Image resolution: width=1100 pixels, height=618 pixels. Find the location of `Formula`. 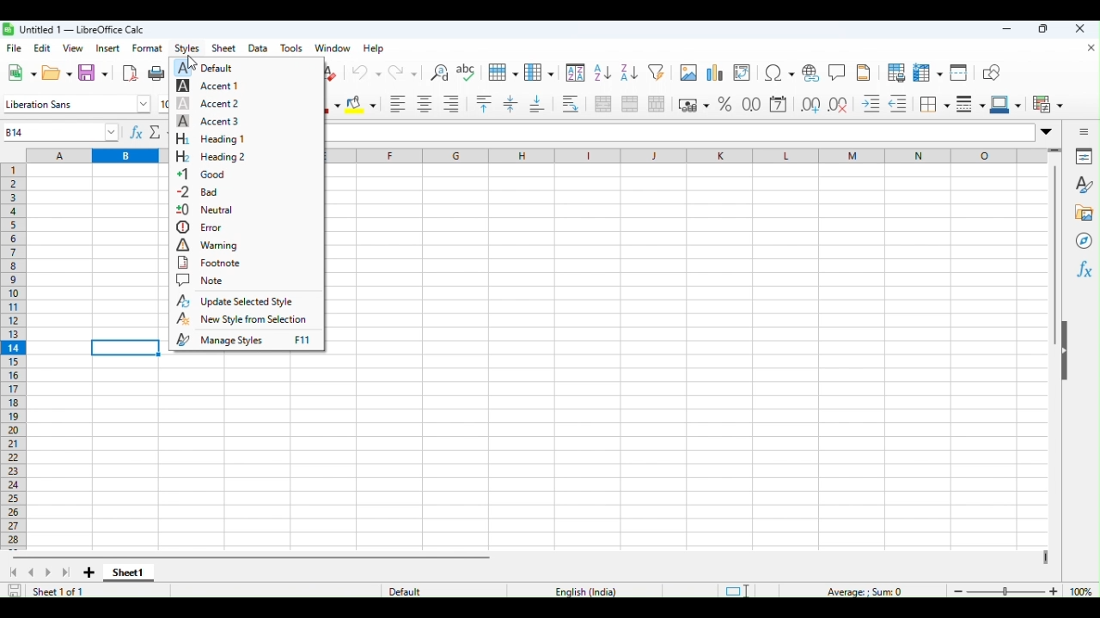

Formula is located at coordinates (146, 131).